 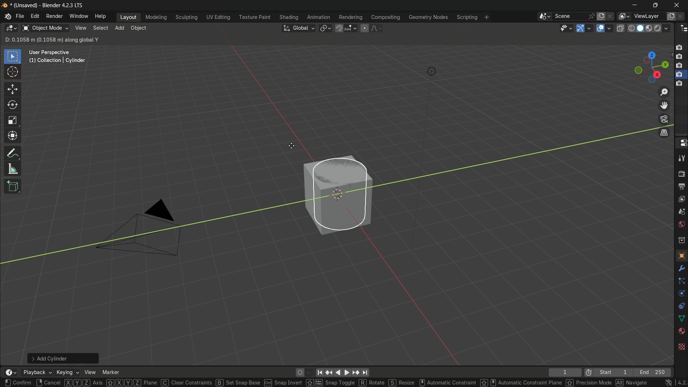 I want to click on cursor, so click(x=291, y=146).